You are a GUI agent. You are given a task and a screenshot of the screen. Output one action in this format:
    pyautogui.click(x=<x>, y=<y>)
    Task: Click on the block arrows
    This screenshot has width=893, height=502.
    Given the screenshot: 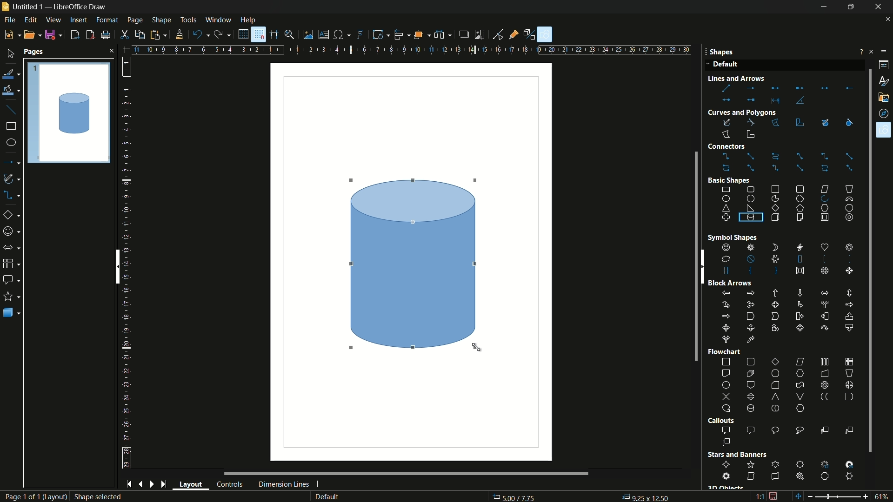 What is the action you would take?
    pyautogui.click(x=13, y=247)
    